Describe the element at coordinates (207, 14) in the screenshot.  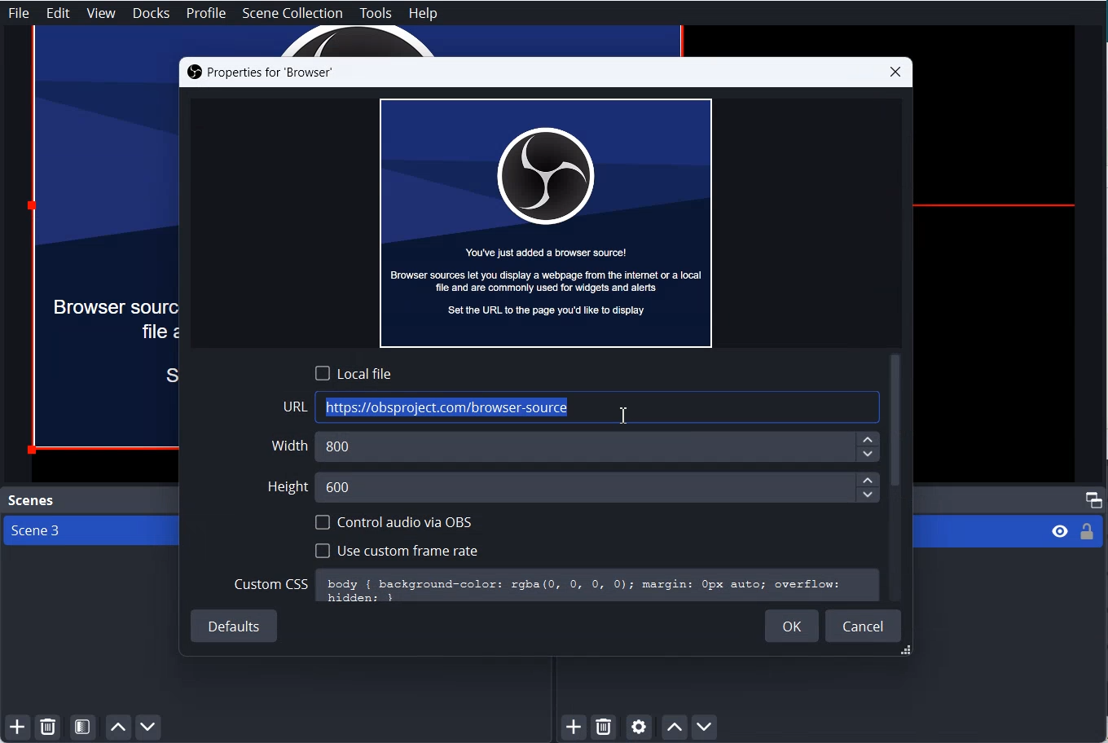
I see `Profile` at that location.